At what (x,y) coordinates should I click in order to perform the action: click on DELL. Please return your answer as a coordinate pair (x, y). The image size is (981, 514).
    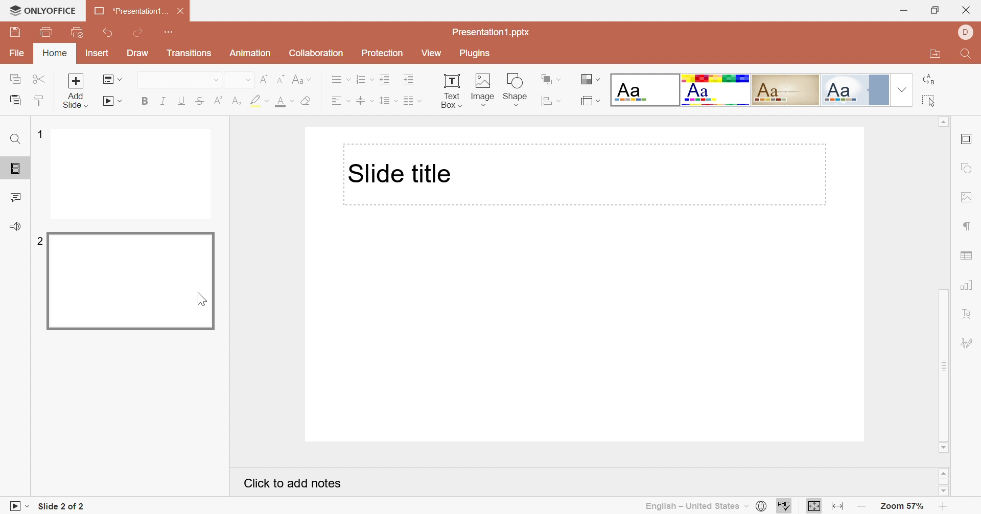
    Looking at the image, I should click on (966, 33).